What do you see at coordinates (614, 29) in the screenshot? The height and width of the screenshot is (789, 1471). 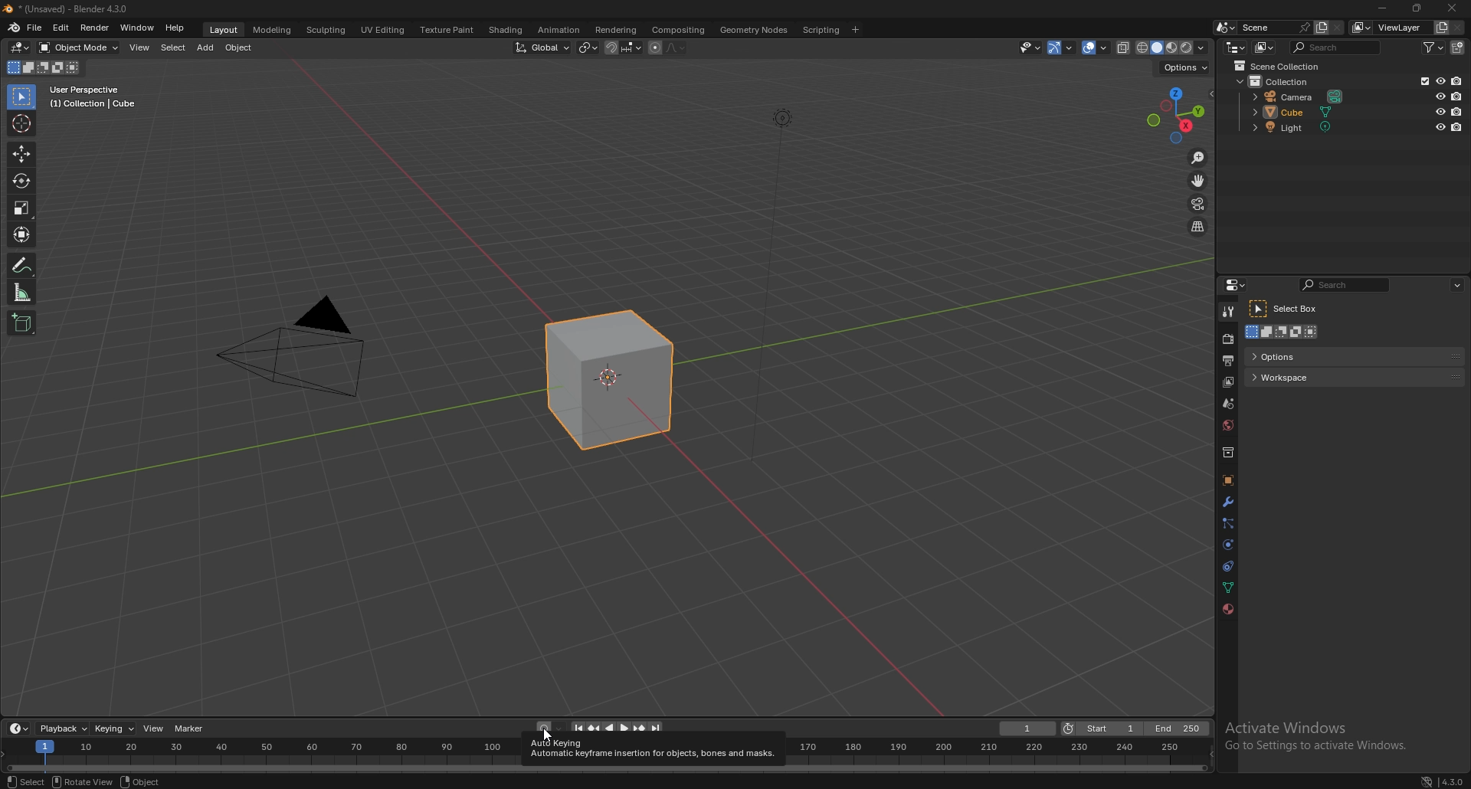 I see `rendering` at bounding box center [614, 29].